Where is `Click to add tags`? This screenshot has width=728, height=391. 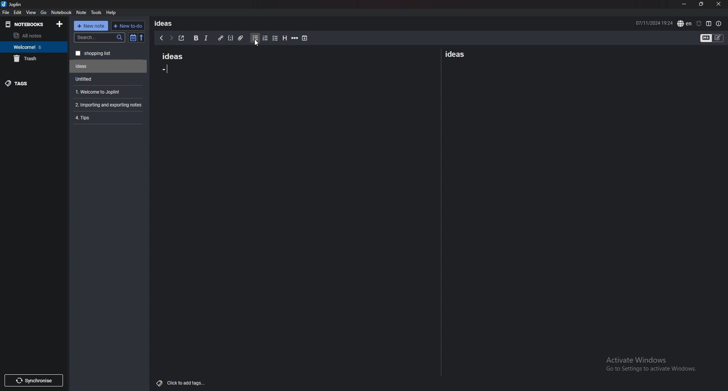 Click to add tags is located at coordinates (182, 381).